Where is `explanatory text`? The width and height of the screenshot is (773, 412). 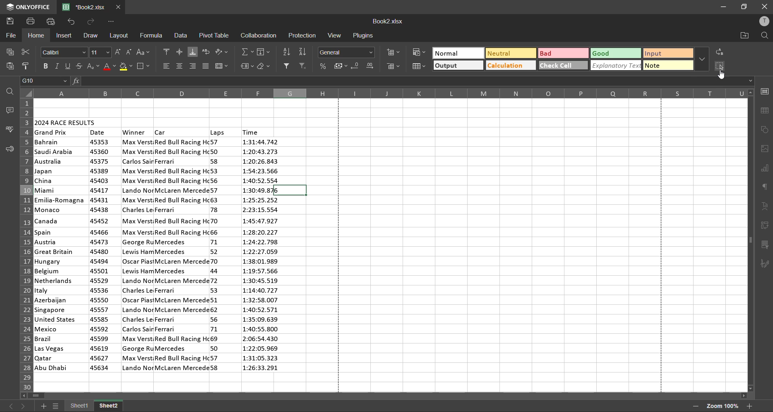 explanatory text is located at coordinates (617, 65).